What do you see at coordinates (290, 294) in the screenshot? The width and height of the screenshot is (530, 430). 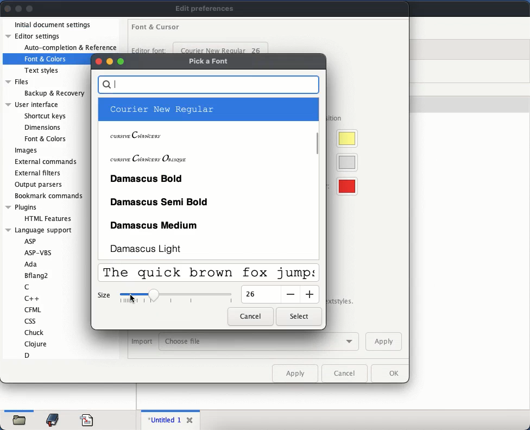 I see `decrease` at bounding box center [290, 294].